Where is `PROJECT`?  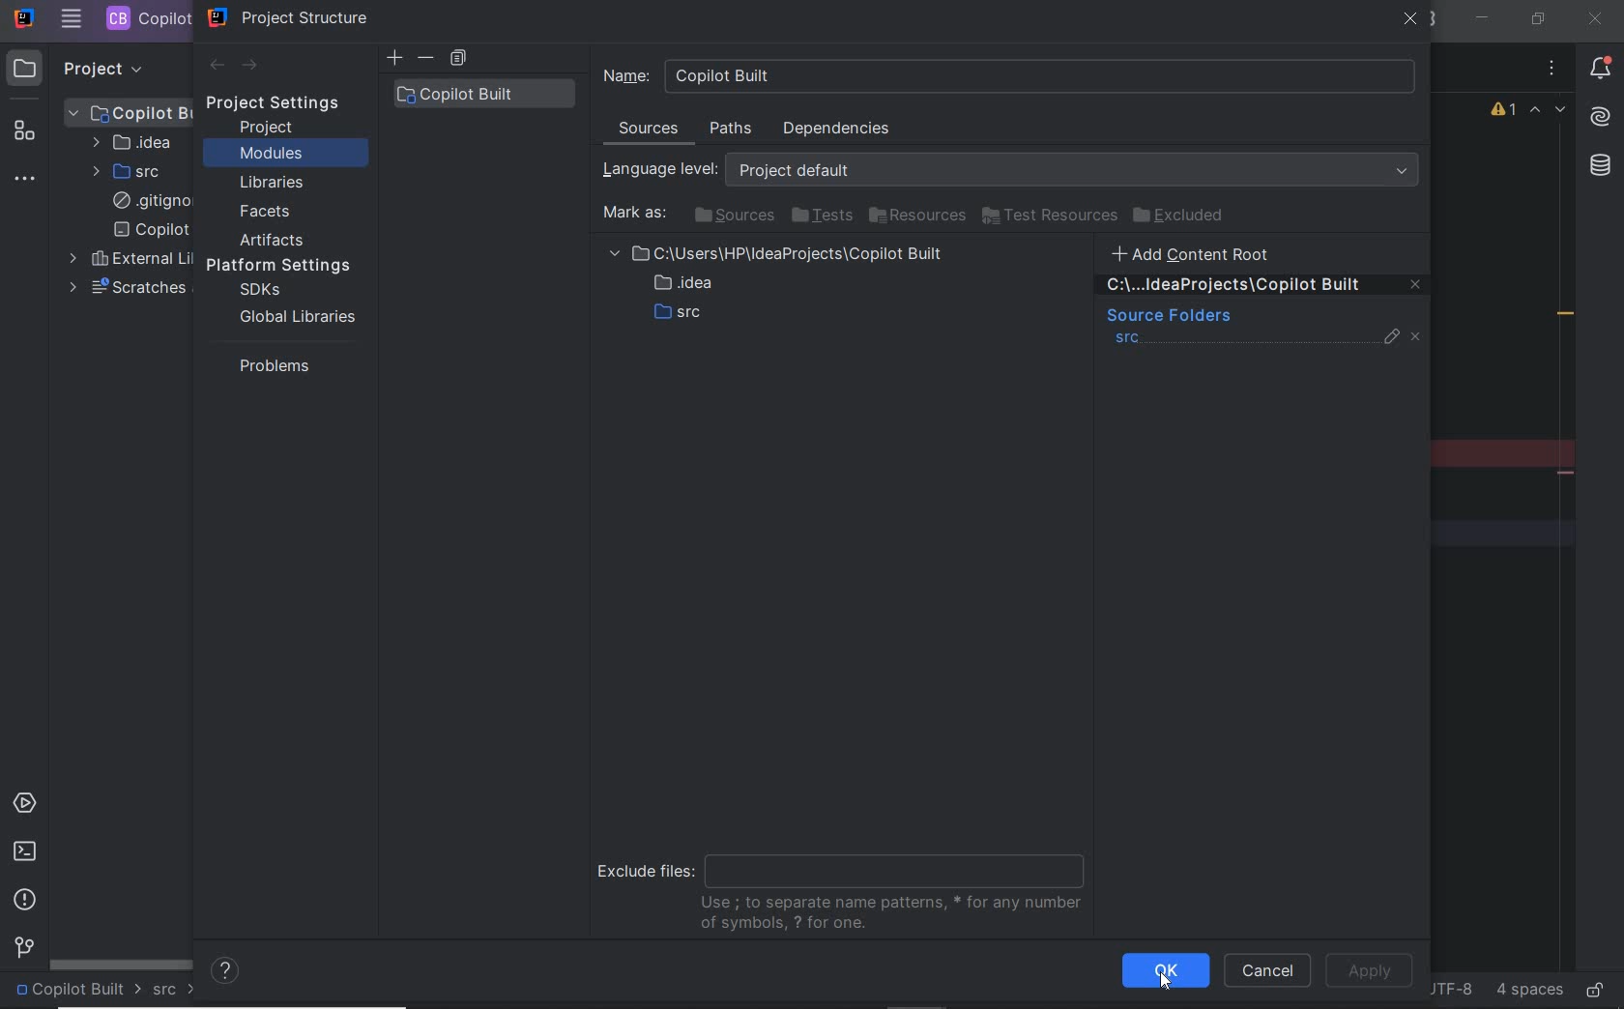
PROJECT is located at coordinates (86, 68).